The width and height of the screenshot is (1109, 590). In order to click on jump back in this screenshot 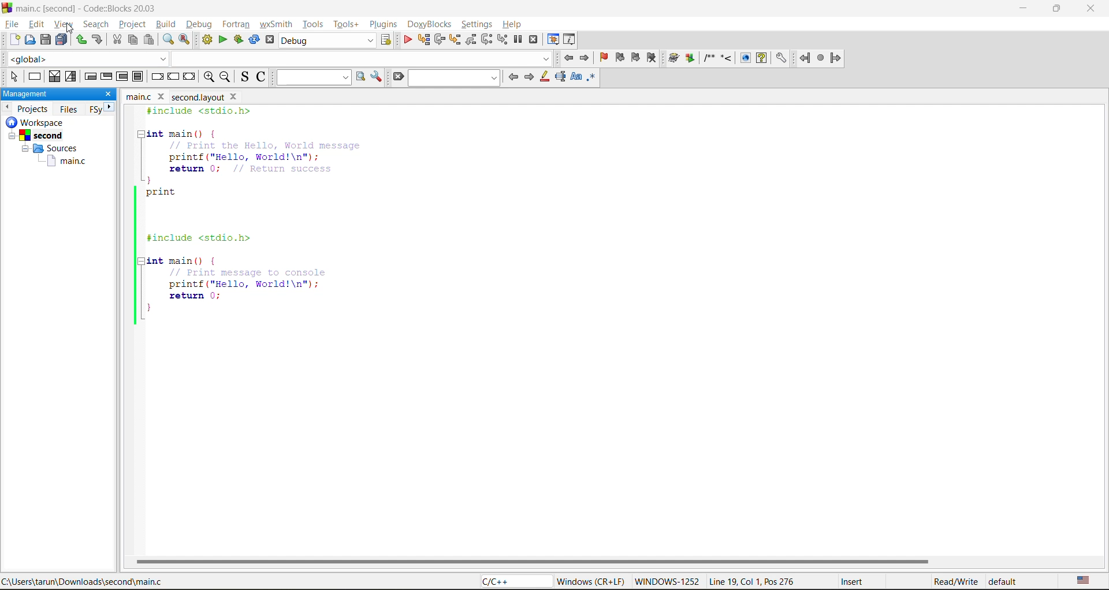, I will do `click(570, 59)`.